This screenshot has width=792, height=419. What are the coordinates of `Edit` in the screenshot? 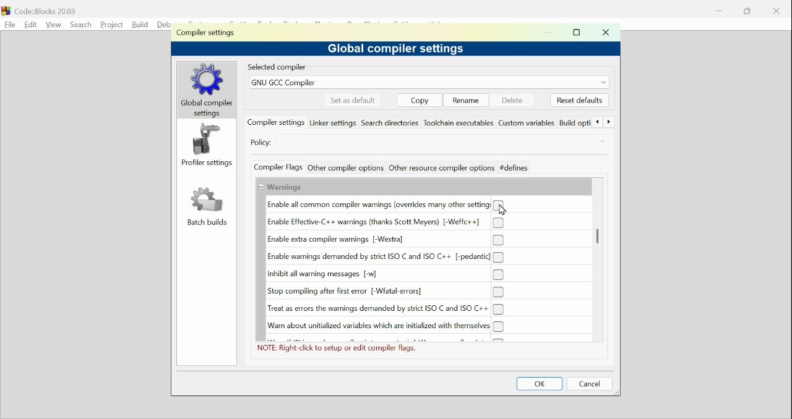 It's located at (28, 23).